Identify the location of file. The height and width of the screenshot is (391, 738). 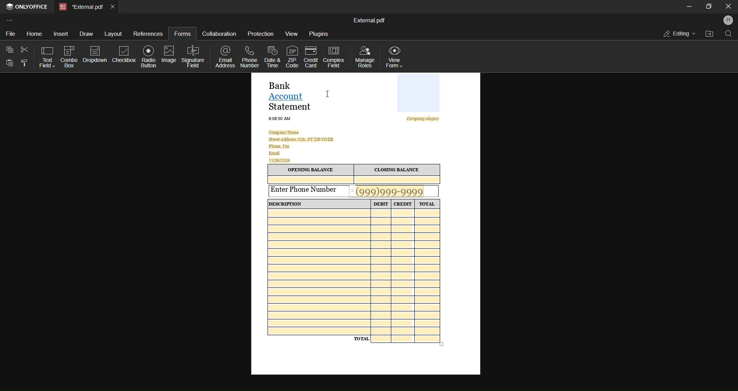
(10, 34).